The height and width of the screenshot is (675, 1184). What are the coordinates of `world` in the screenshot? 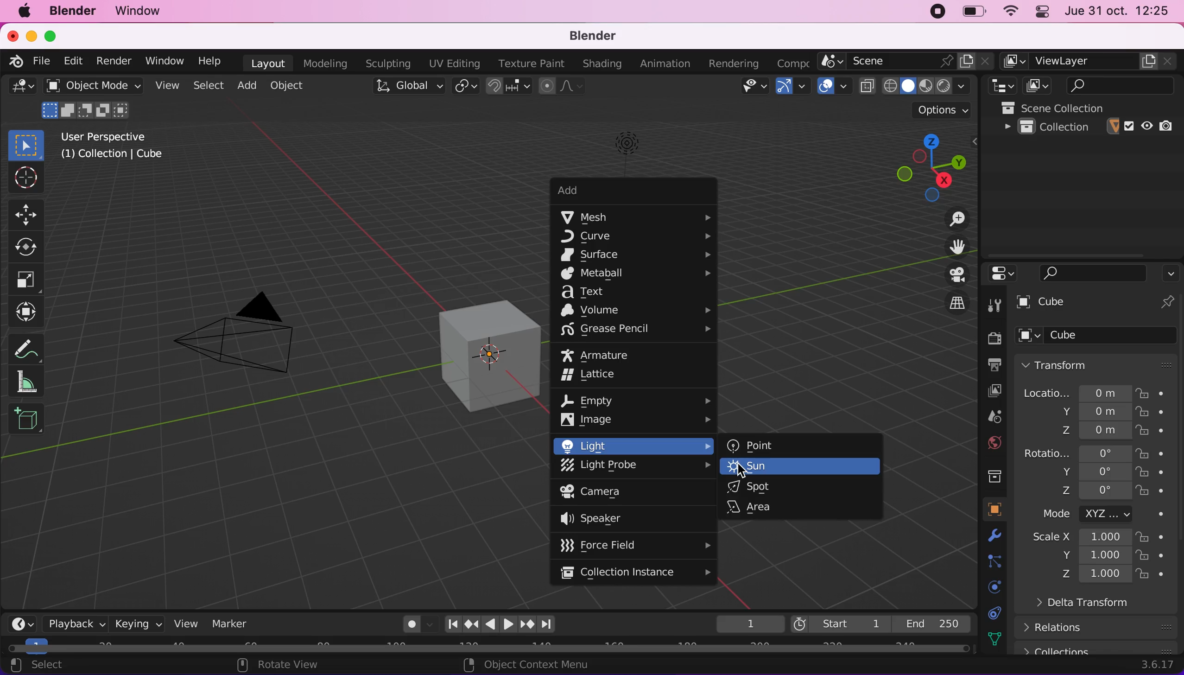 It's located at (987, 443).